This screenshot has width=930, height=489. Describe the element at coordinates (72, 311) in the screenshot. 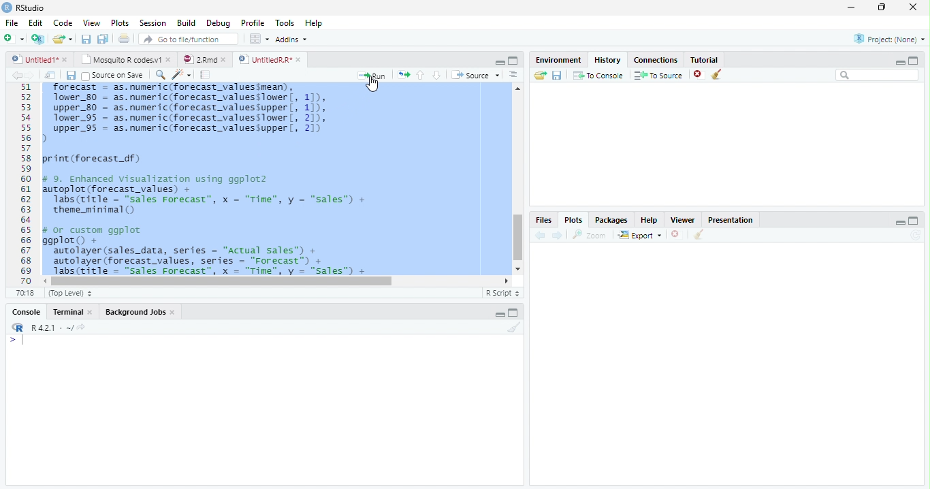

I see `Terminal` at that location.